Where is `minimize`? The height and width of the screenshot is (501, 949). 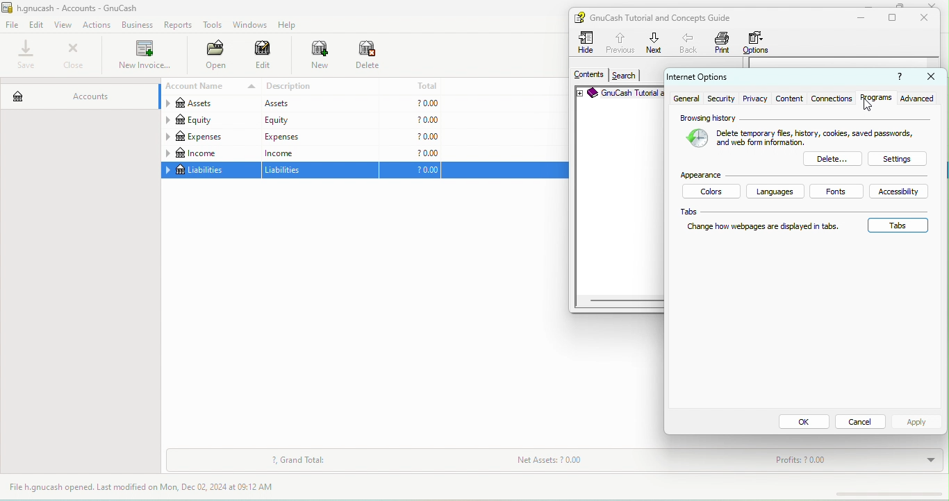
minimize is located at coordinates (858, 18).